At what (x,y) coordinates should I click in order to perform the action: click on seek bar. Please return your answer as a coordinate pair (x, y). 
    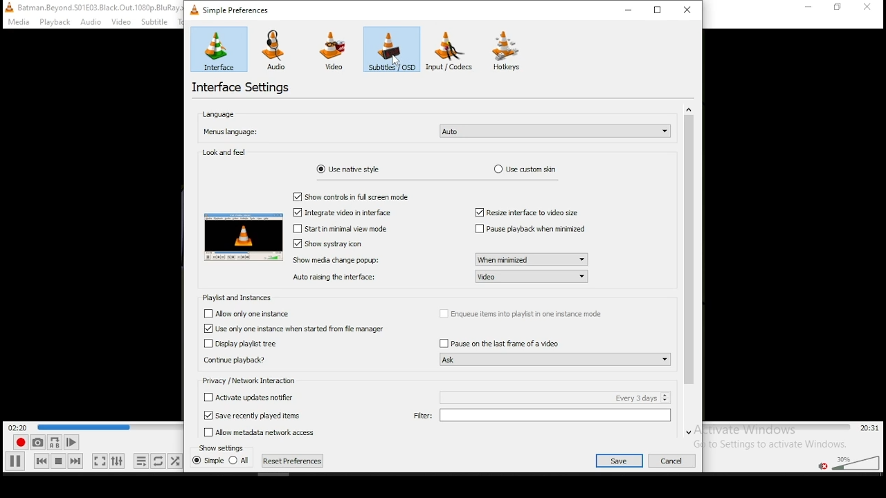
    Looking at the image, I should click on (777, 427).